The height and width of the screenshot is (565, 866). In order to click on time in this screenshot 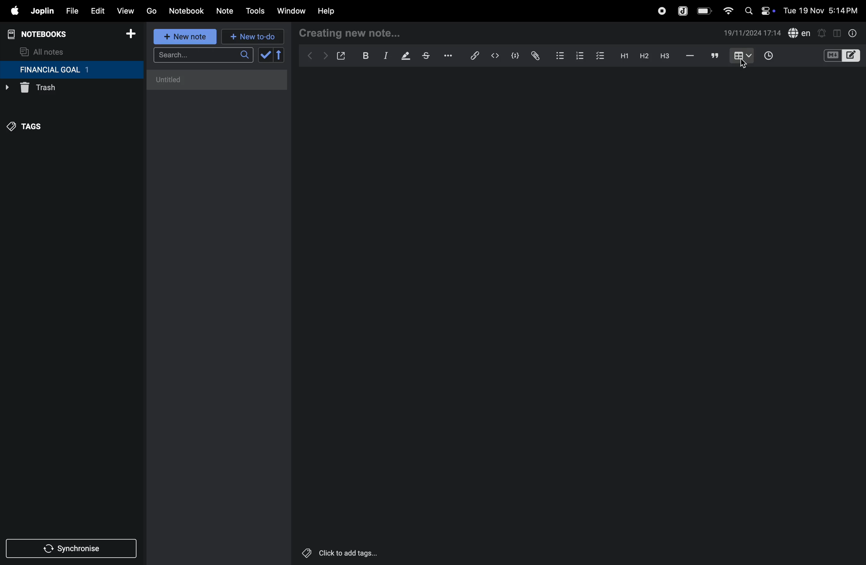, I will do `click(773, 56)`.